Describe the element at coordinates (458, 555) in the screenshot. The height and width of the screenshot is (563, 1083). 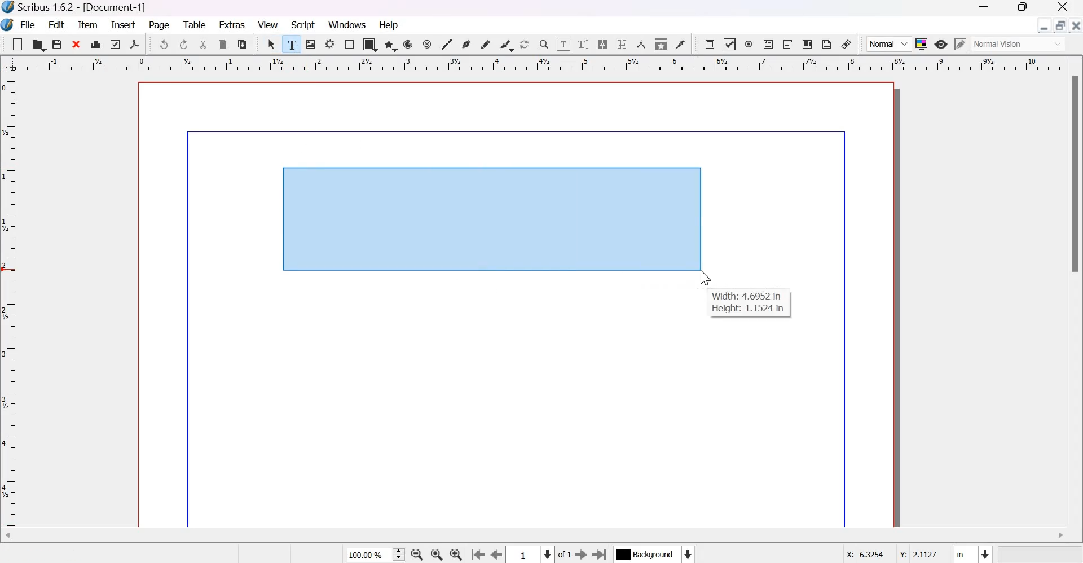
I see `` at that location.